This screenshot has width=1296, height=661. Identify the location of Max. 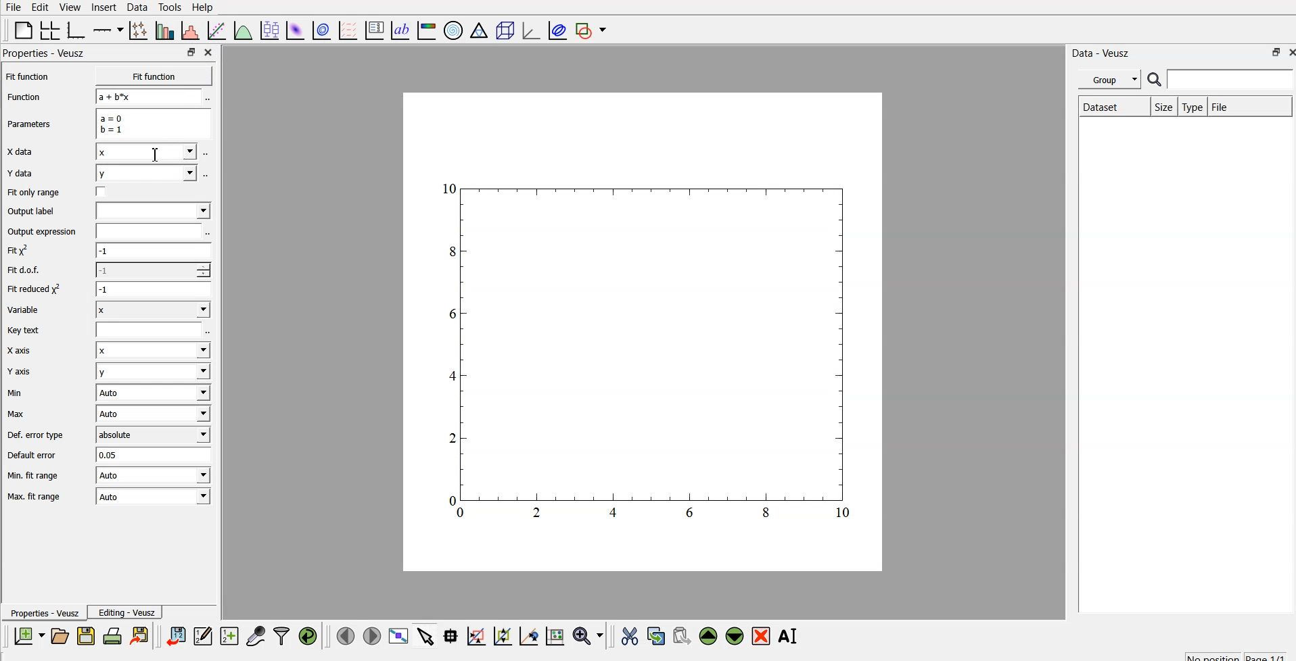
(33, 414).